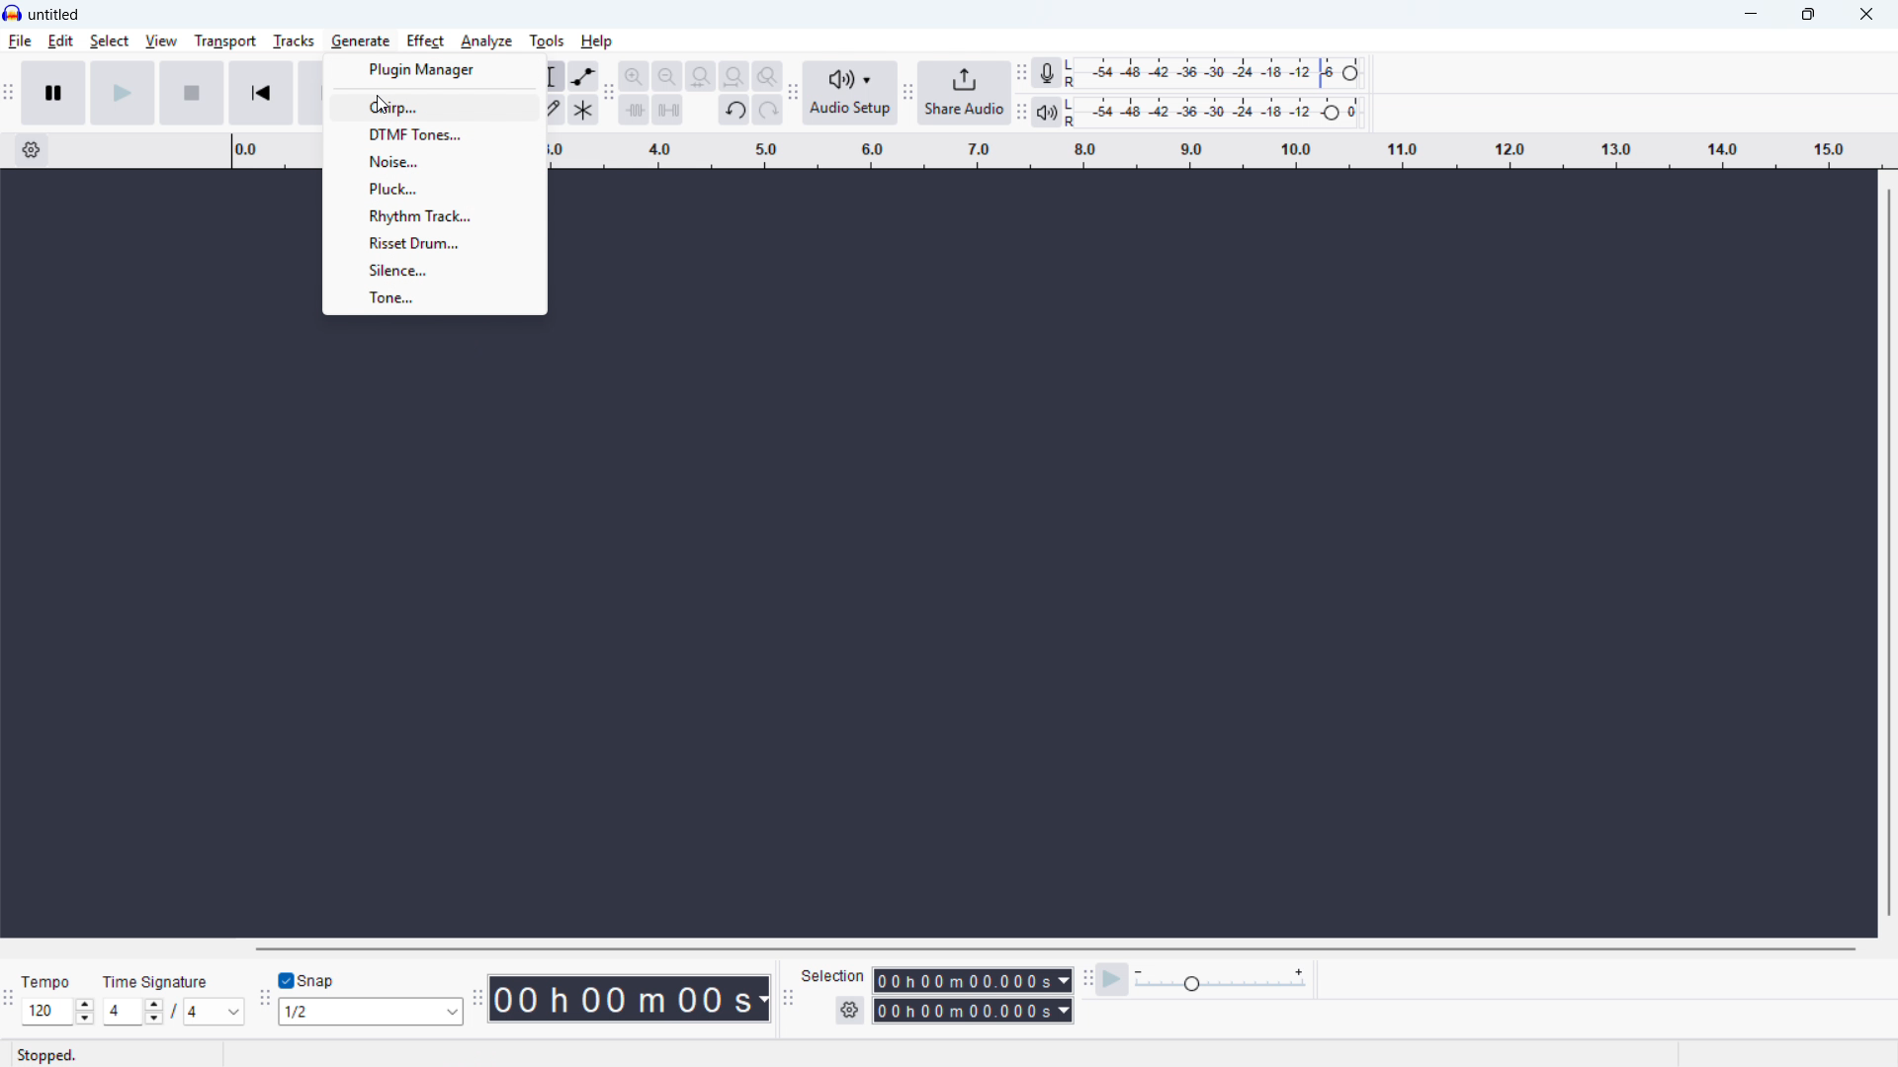  Describe the element at coordinates (437, 69) in the screenshot. I see `Plugin manager ` at that location.